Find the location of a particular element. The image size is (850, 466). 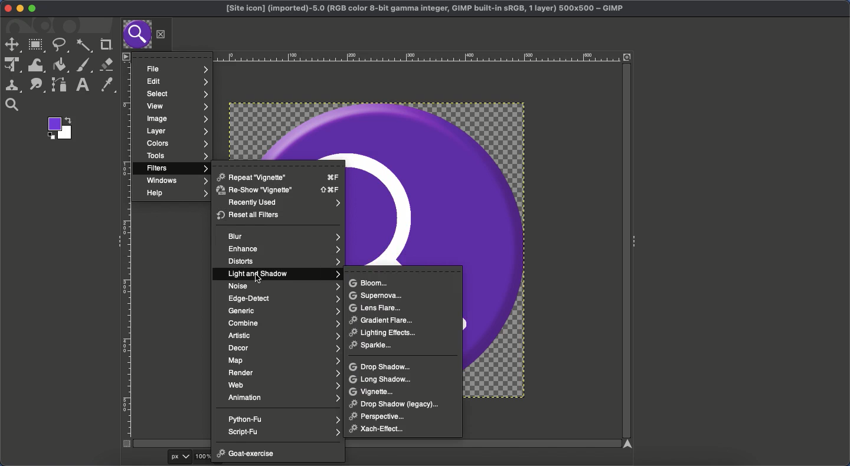

Help is located at coordinates (176, 194).